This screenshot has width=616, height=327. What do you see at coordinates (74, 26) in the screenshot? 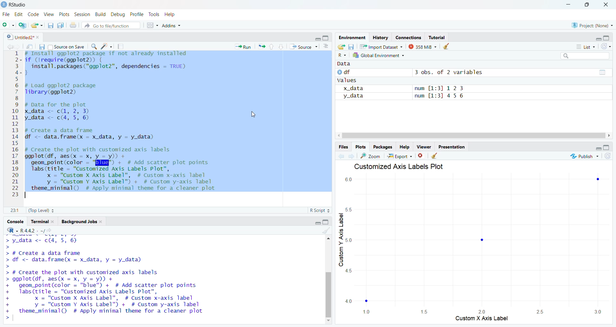
I see `print` at bounding box center [74, 26].